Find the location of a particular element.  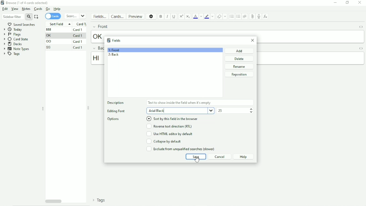

Delete is located at coordinates (240, 58).